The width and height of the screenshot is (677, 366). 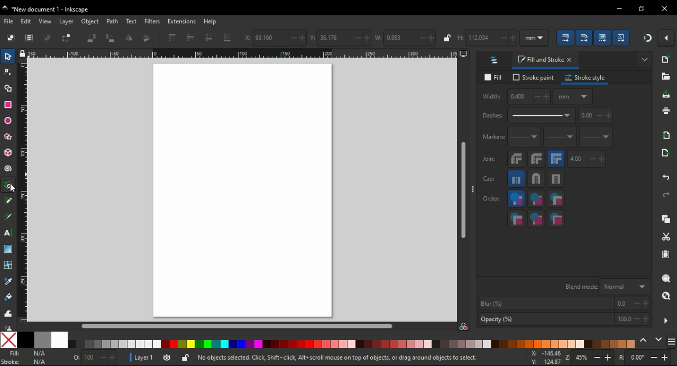 I want to click on lower, so click(x=208, y=38).